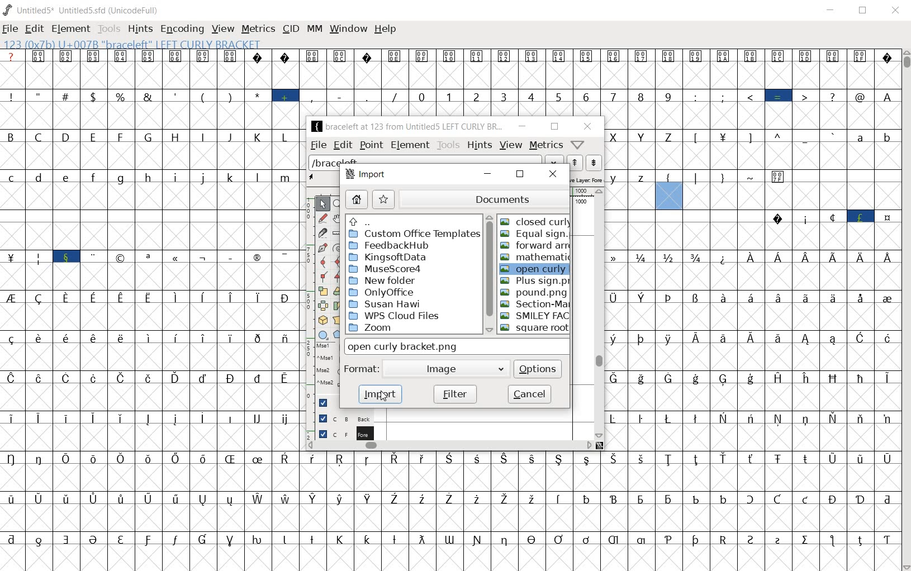 The image size is (911, 571). I want to click on SMILEY FACE, so click(535, 315).